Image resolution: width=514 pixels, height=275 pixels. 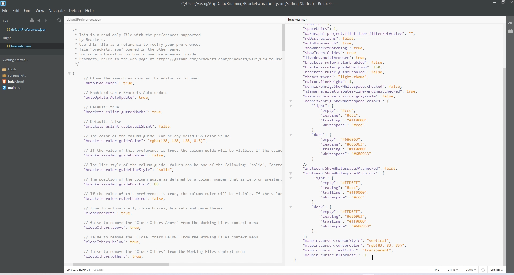 I want to click on Help, so click(x=92, y=10).